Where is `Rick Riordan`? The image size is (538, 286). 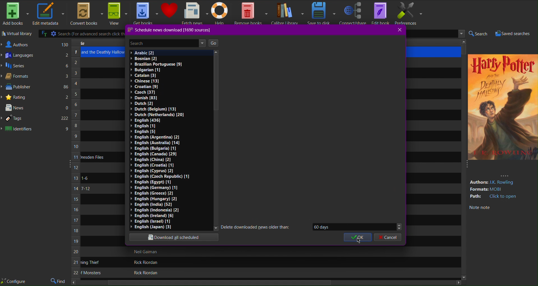
Rick Riordan is located at coordinates (145, 273).